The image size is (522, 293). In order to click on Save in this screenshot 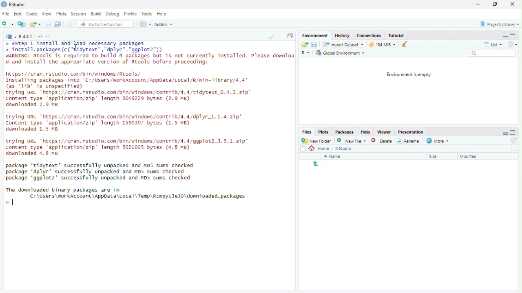, I will do `click(49, 24)`.